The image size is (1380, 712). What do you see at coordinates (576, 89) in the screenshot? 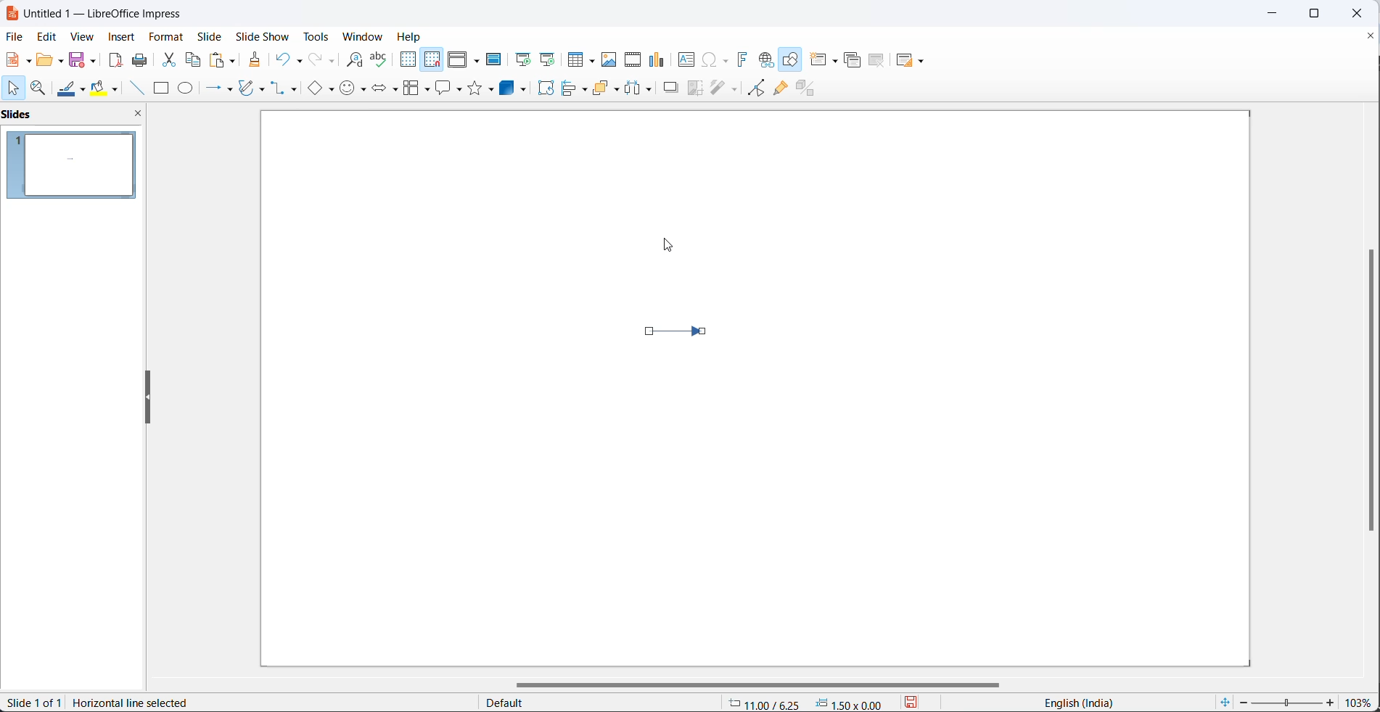
I see `align` at bounding box center [576, 89].